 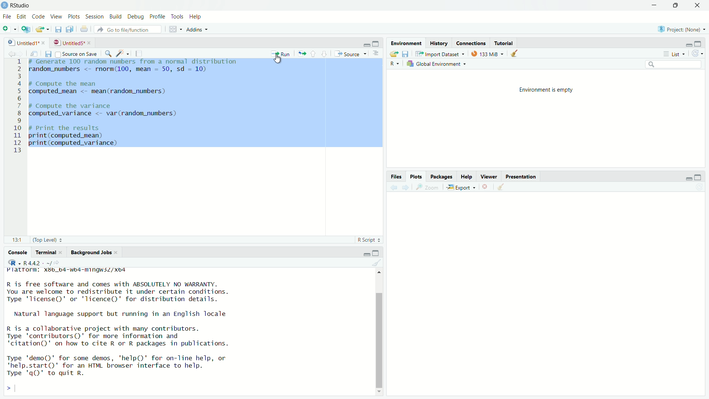 I want to click on remove the current plot, so click(x=486, y=187).